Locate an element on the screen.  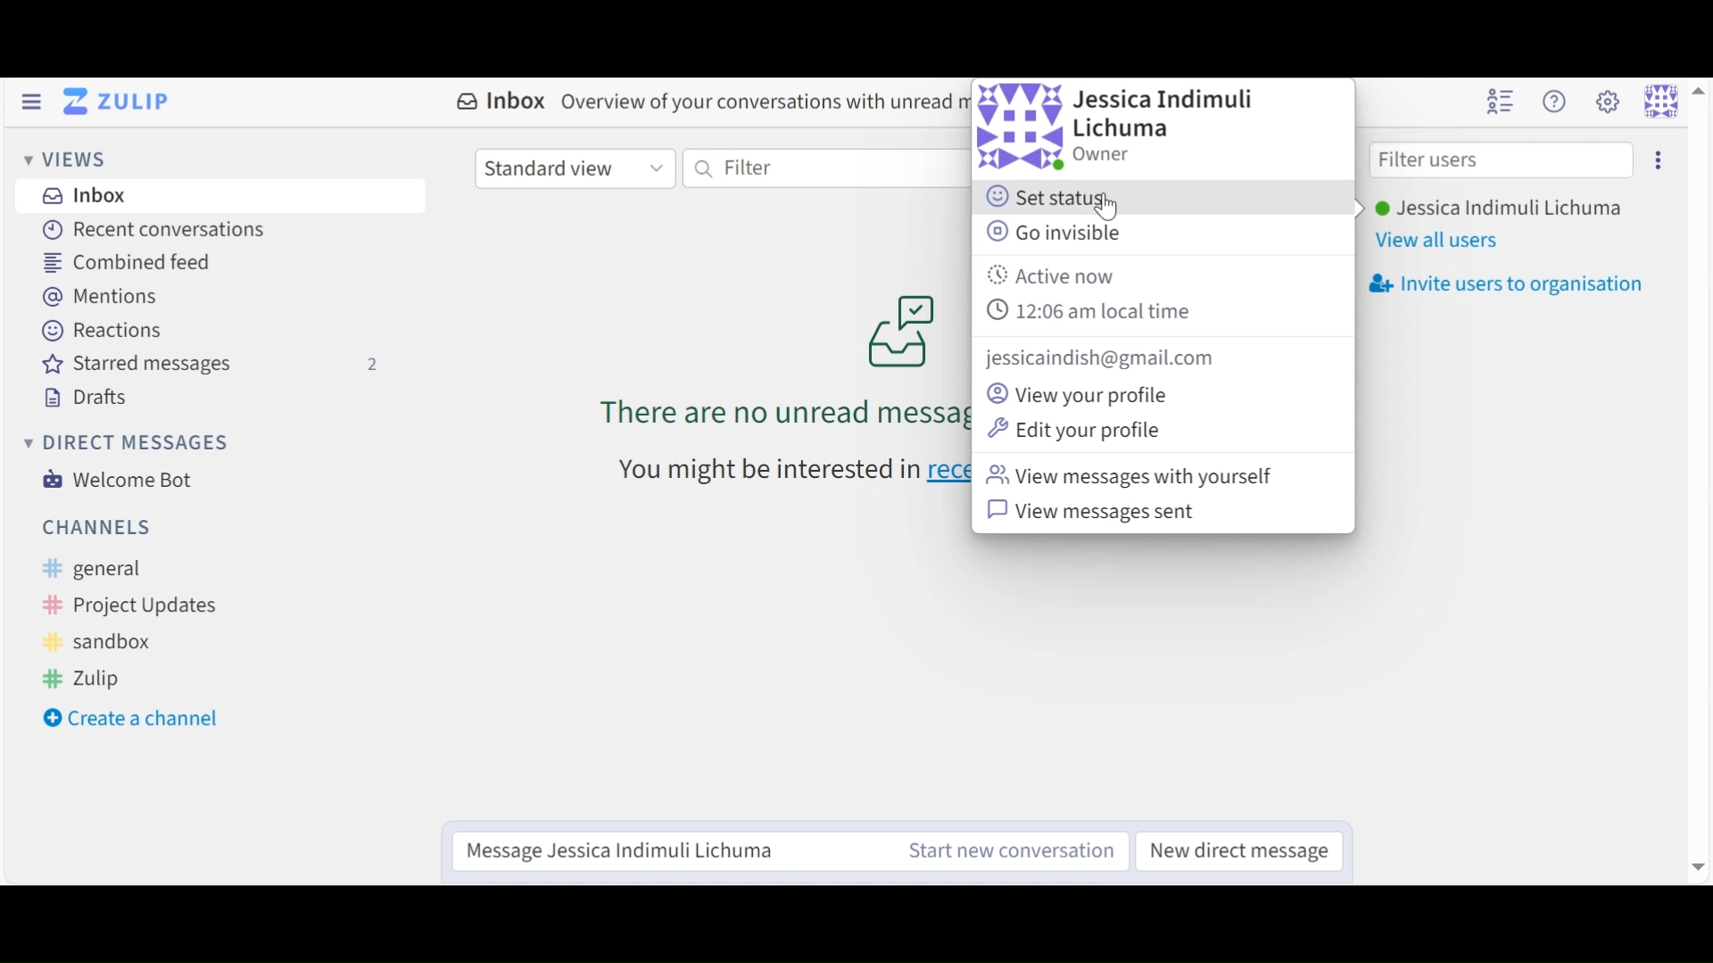
Create a new Channel is located at coordinates (138, 720).